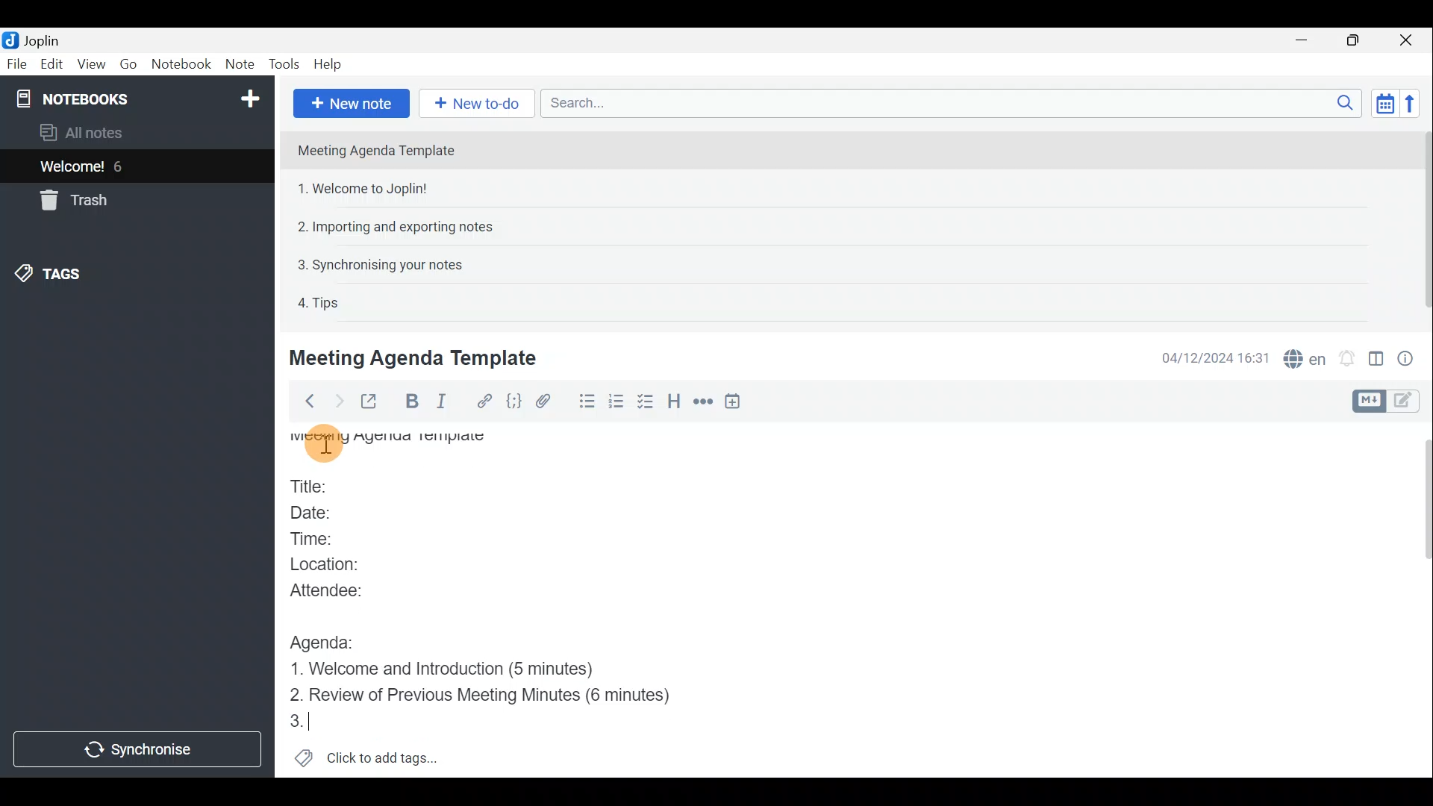  I want to click on Agenda:, so click(330, 642).